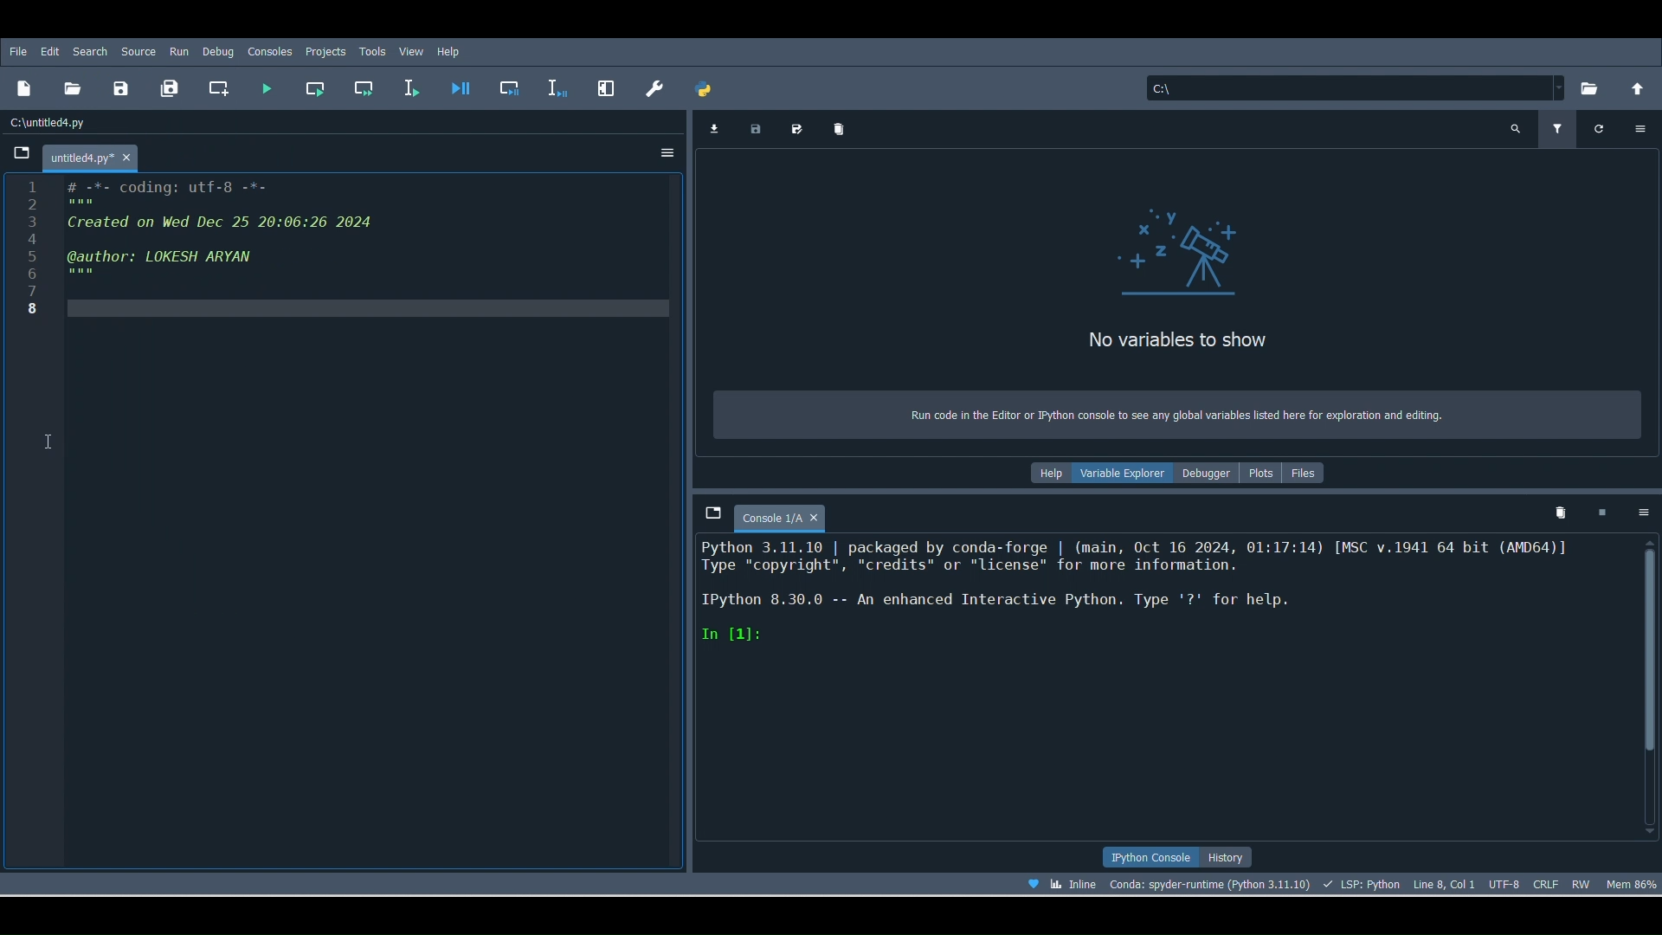  What do you see at coordinates (512, 87) in the screenshot?
I see `Debug cell` at bounding box center [512, 87].